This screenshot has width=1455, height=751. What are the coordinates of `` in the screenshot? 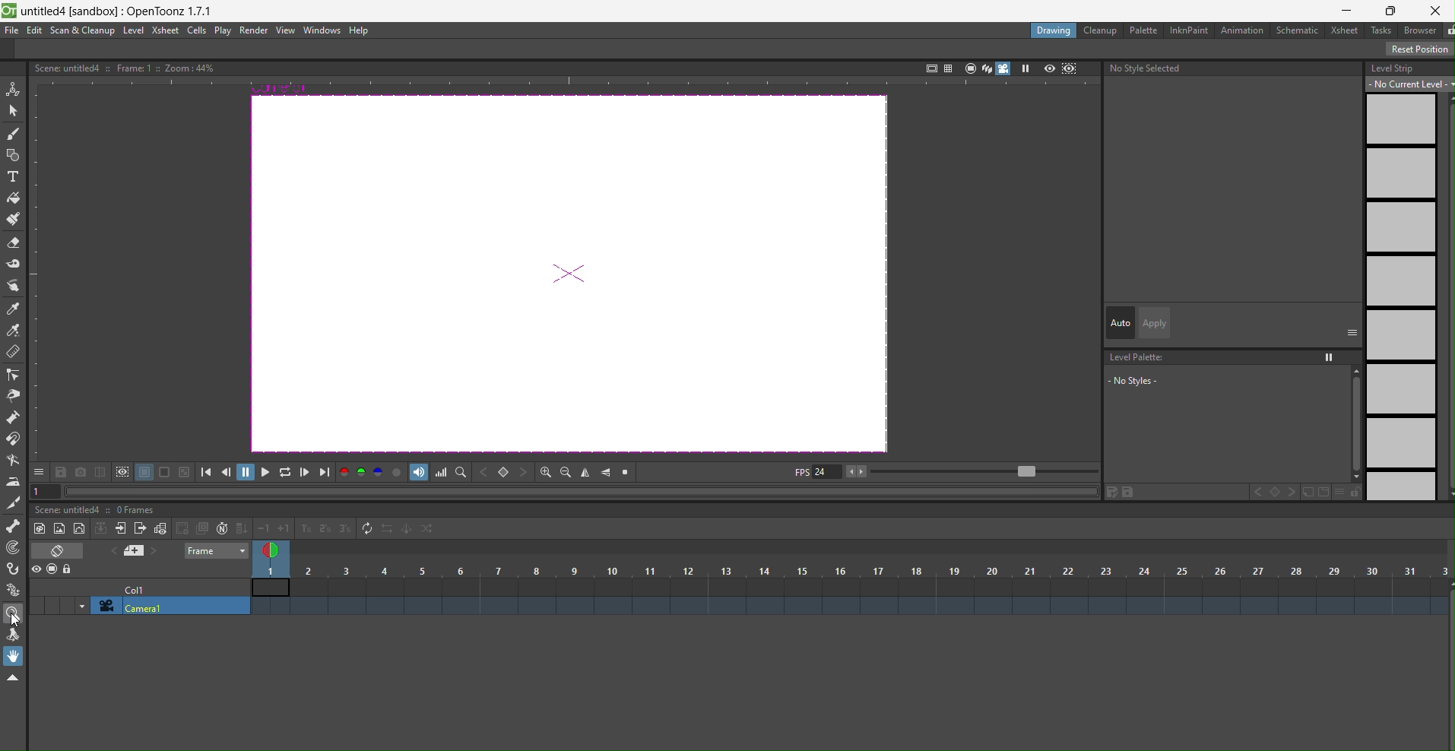 It's located at (441, 472).